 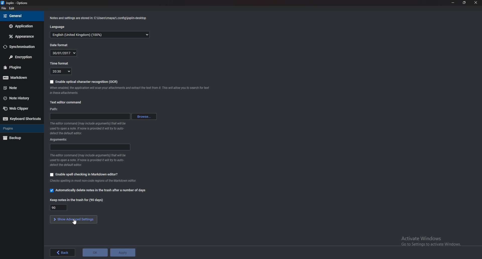 I want to click on path, so click(x=90, y=116).